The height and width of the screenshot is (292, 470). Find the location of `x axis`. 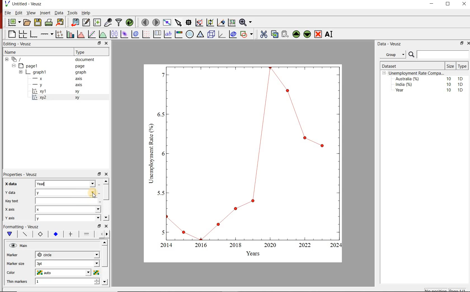

x axis is located at coordinates (60, 78).